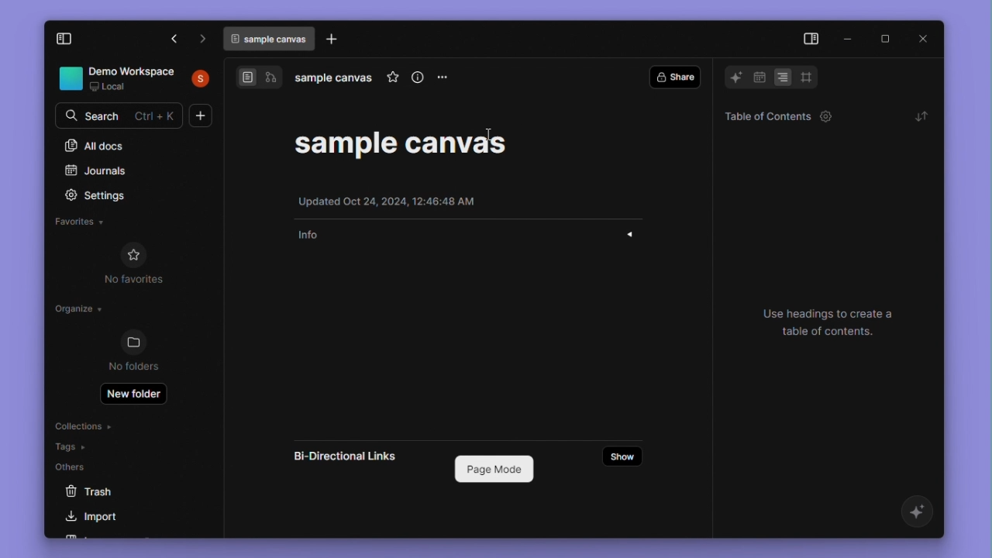 This screenshot has height=558, width=992. What do you see at coordinates (134, 395) in the screenshot?
I see `New folder` at bounding box center [134, 395].